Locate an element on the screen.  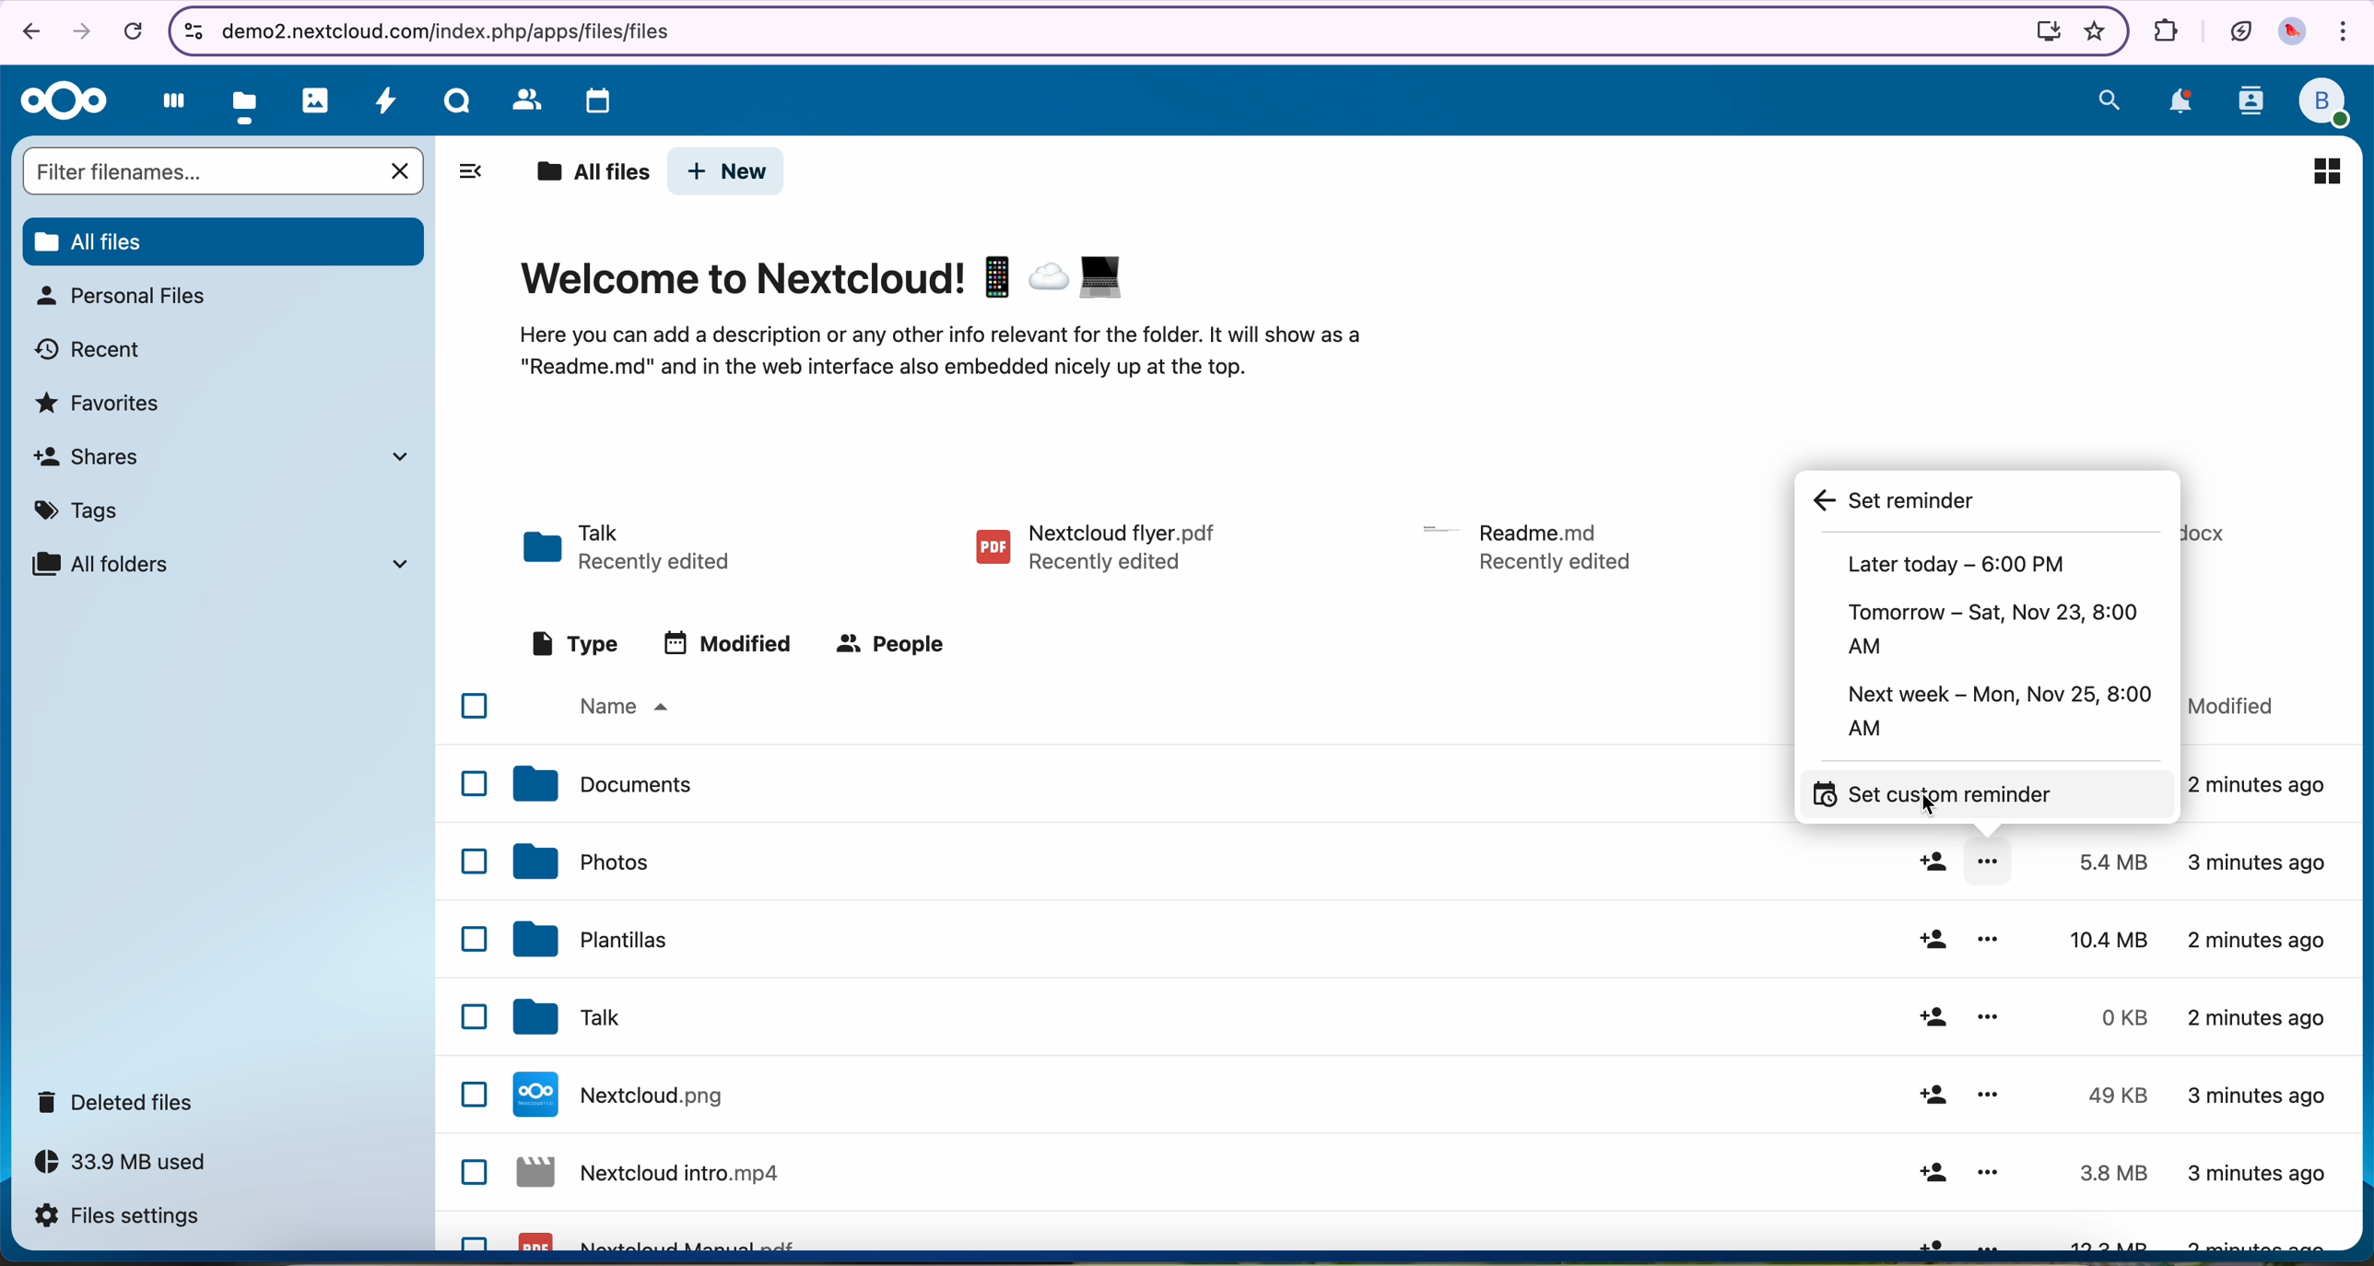
share is located at coordinates (1930, 1018).